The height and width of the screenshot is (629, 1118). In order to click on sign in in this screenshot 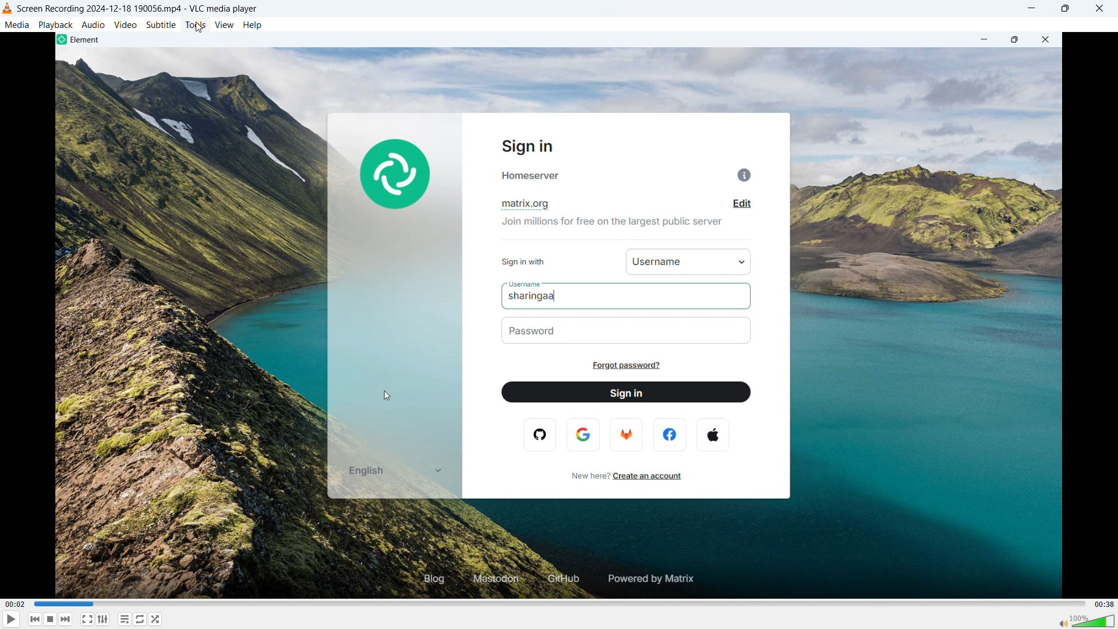, I will do `click(526, 146)`.